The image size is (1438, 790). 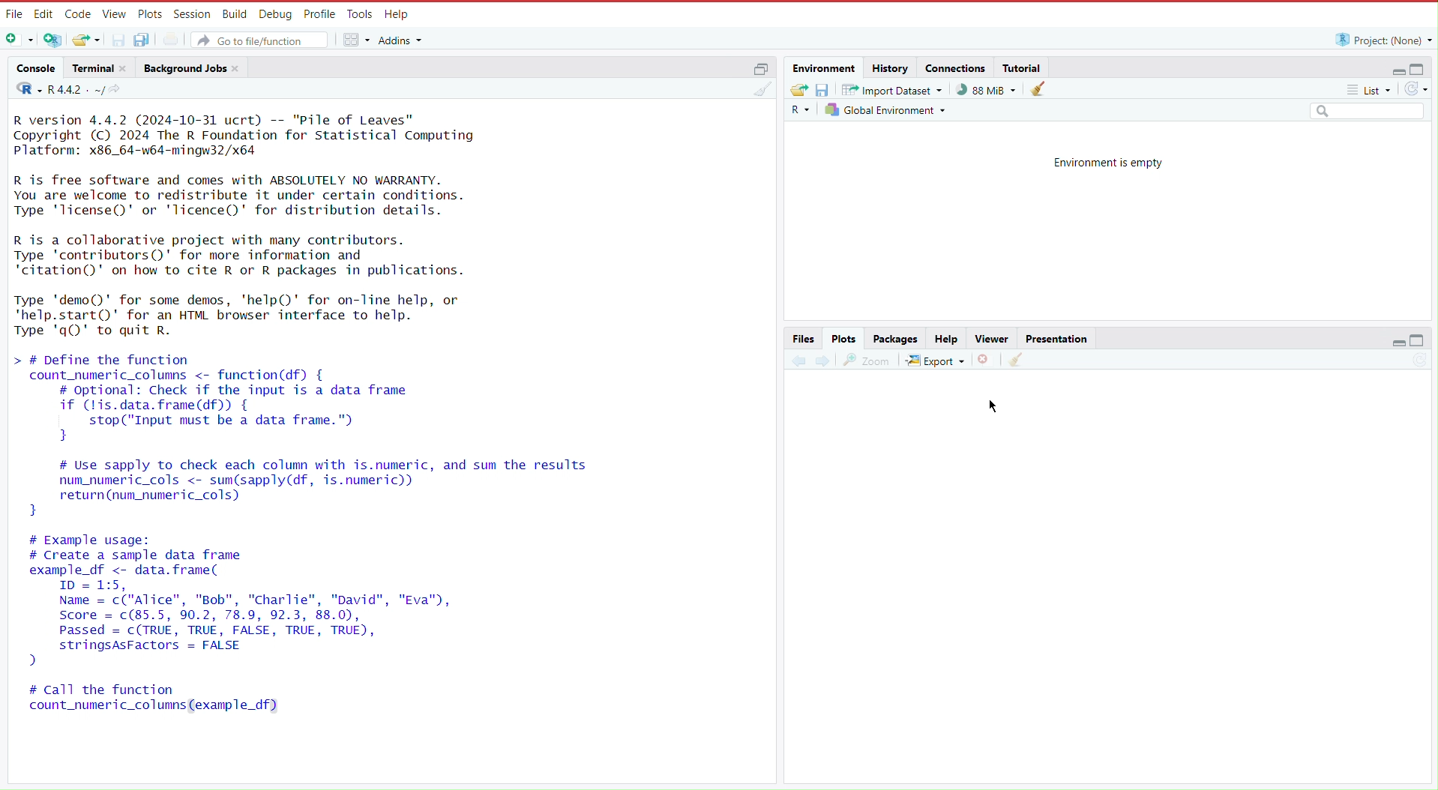 I want to click on Help, so click(x=946, y=339).